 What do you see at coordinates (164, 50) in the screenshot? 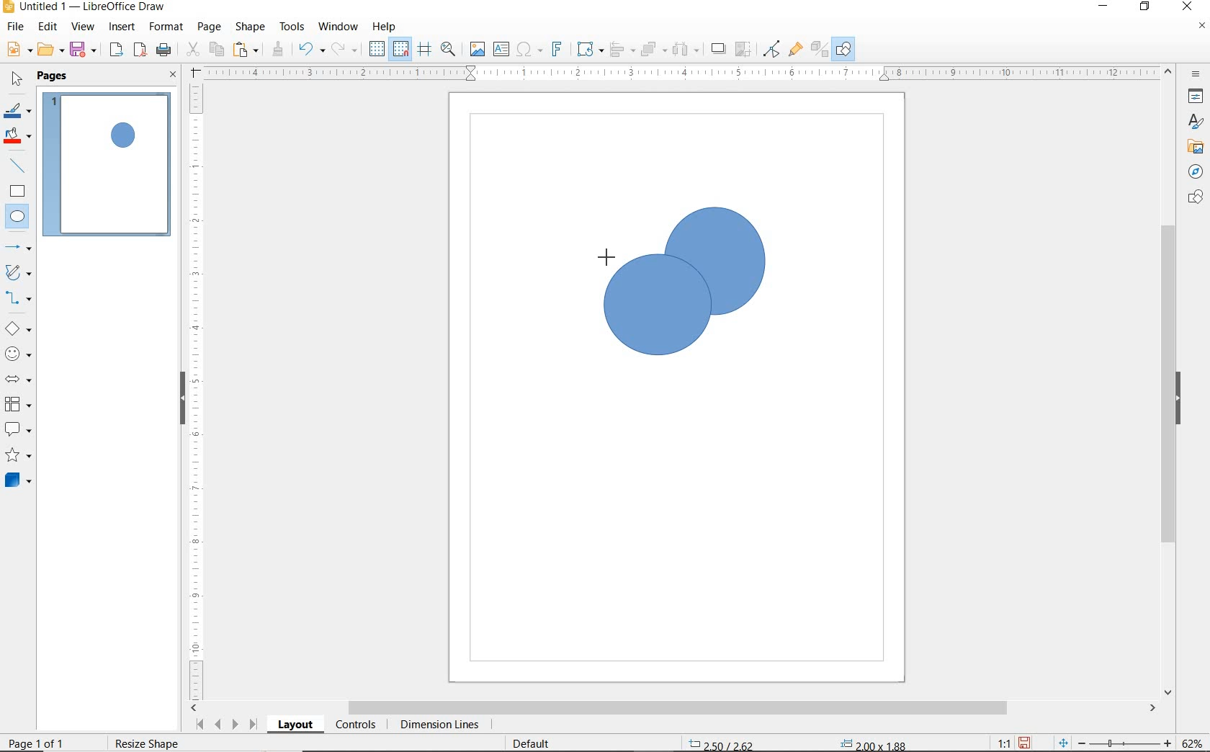
I see `PRINT` at bounding box center [164, 50].